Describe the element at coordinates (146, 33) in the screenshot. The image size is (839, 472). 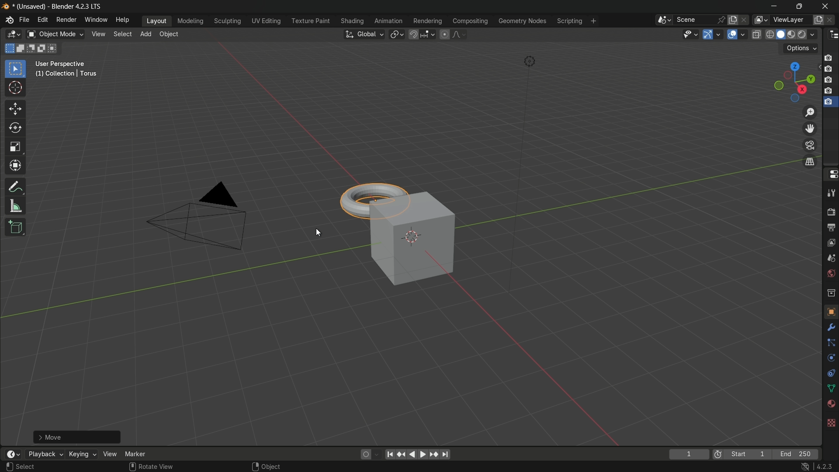
I see `add` at that location.